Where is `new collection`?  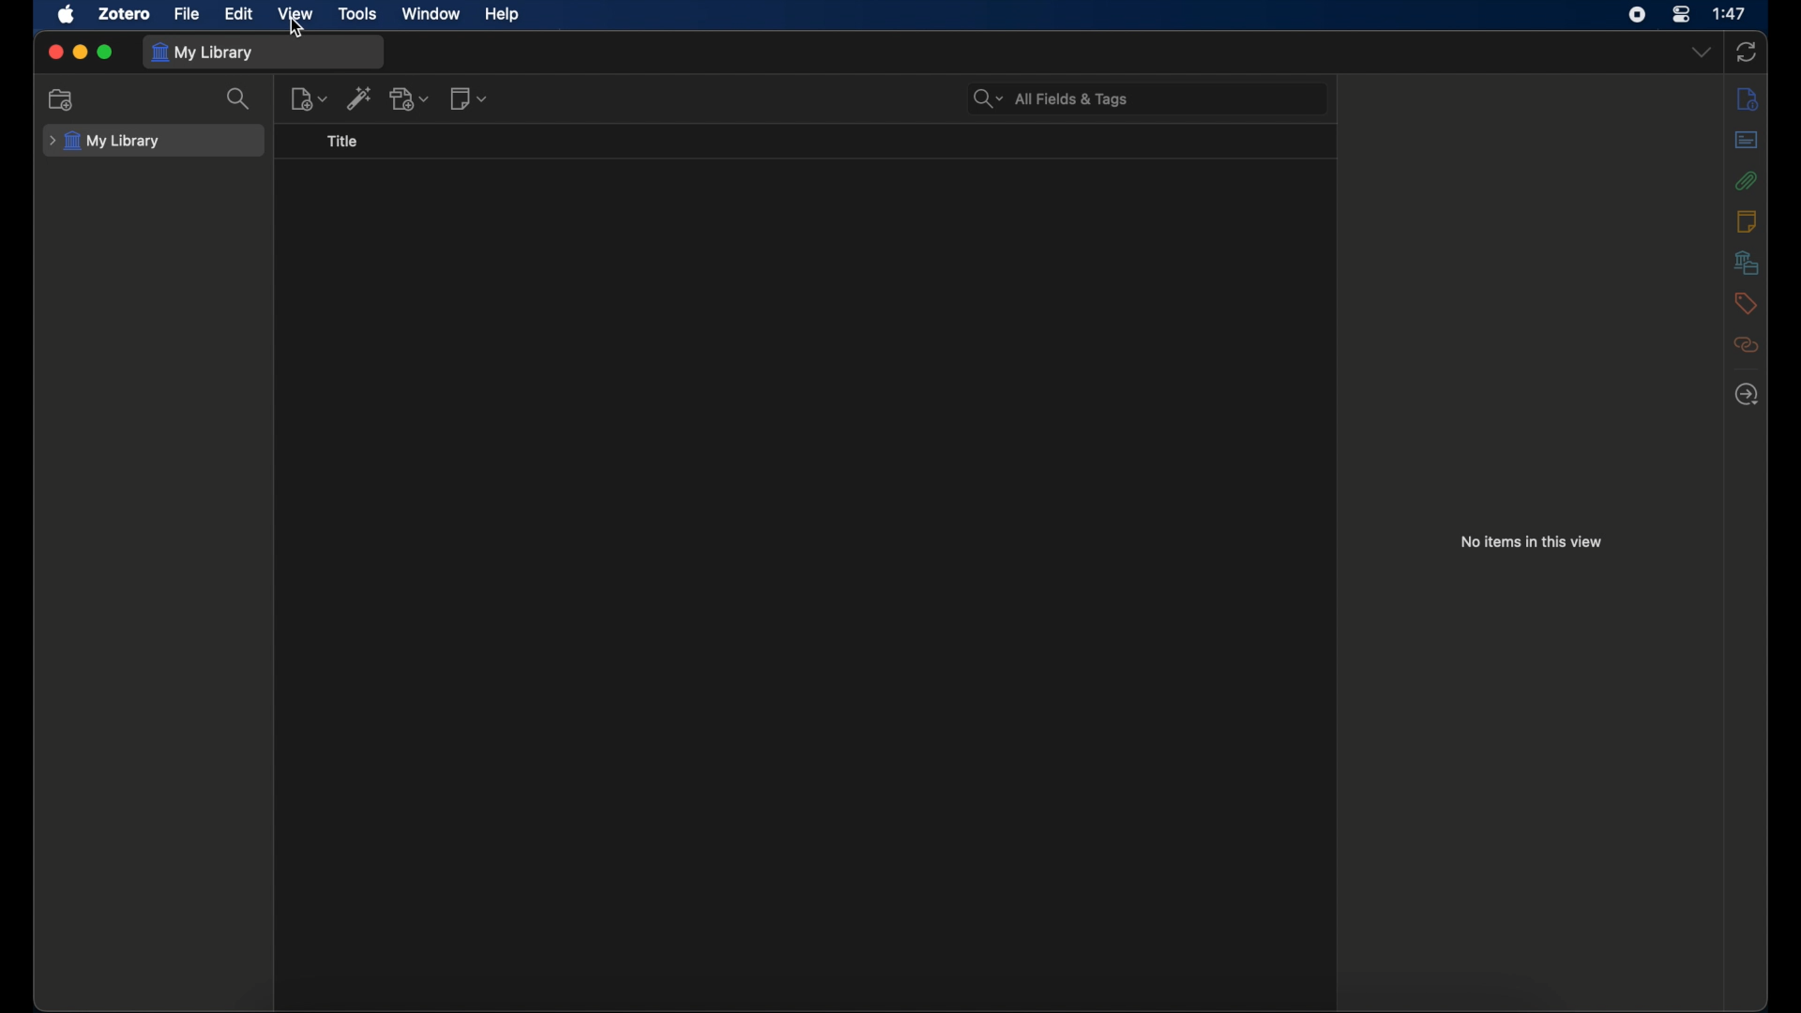
new collection is located at coordinates (63, 99).